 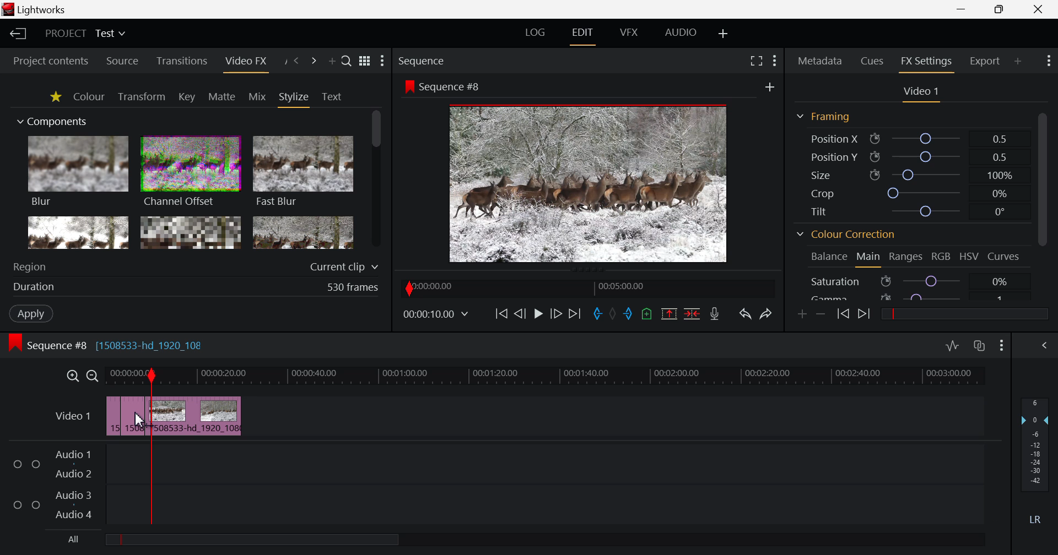 What do you see at coordinates (442, 60) in the screenshot?
I see `Sequence` at bounding box center [442, 60].